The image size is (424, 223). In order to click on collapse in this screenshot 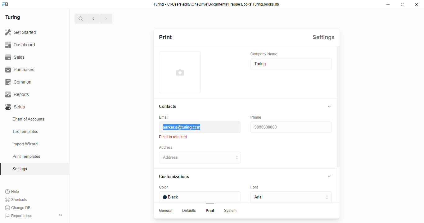, I will do `click(331, 177)`.